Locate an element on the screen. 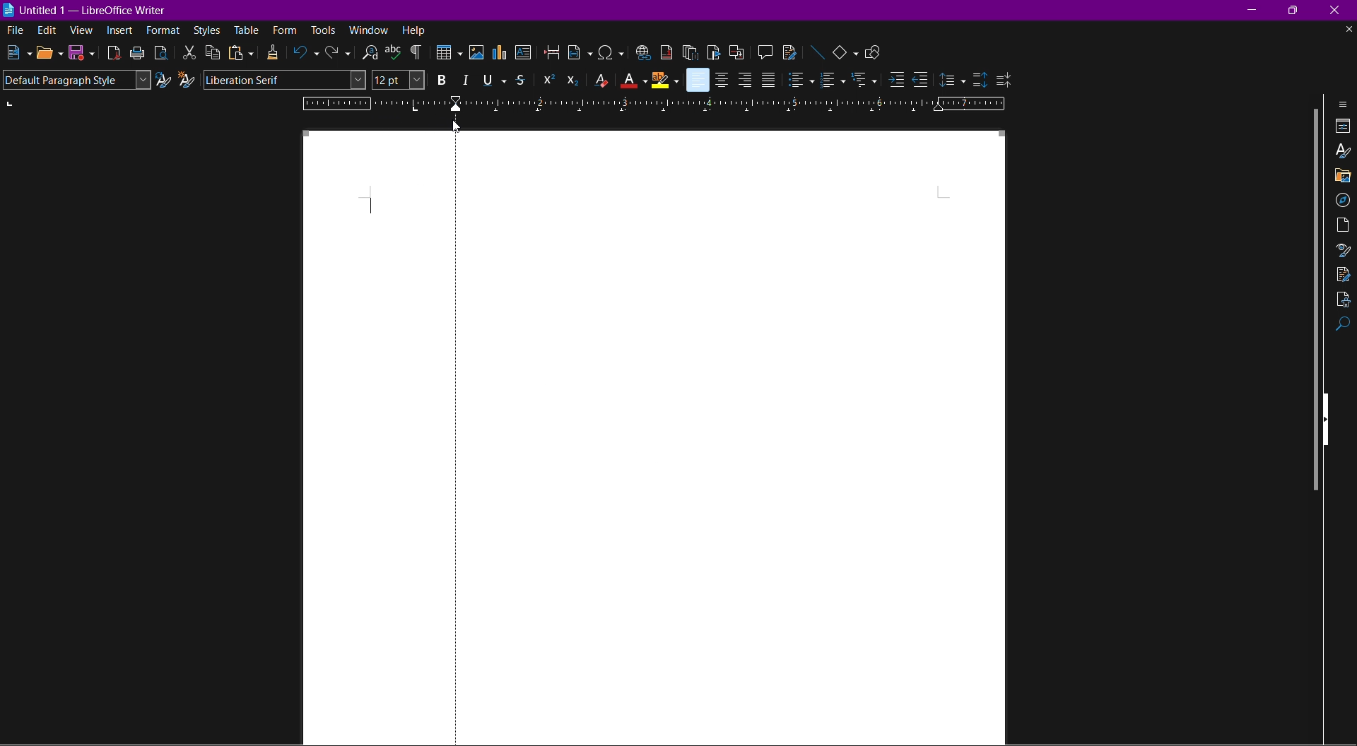 The height and width of the screenshot is (746, 1357). Strikethrough is located at coordinates (523, 80).